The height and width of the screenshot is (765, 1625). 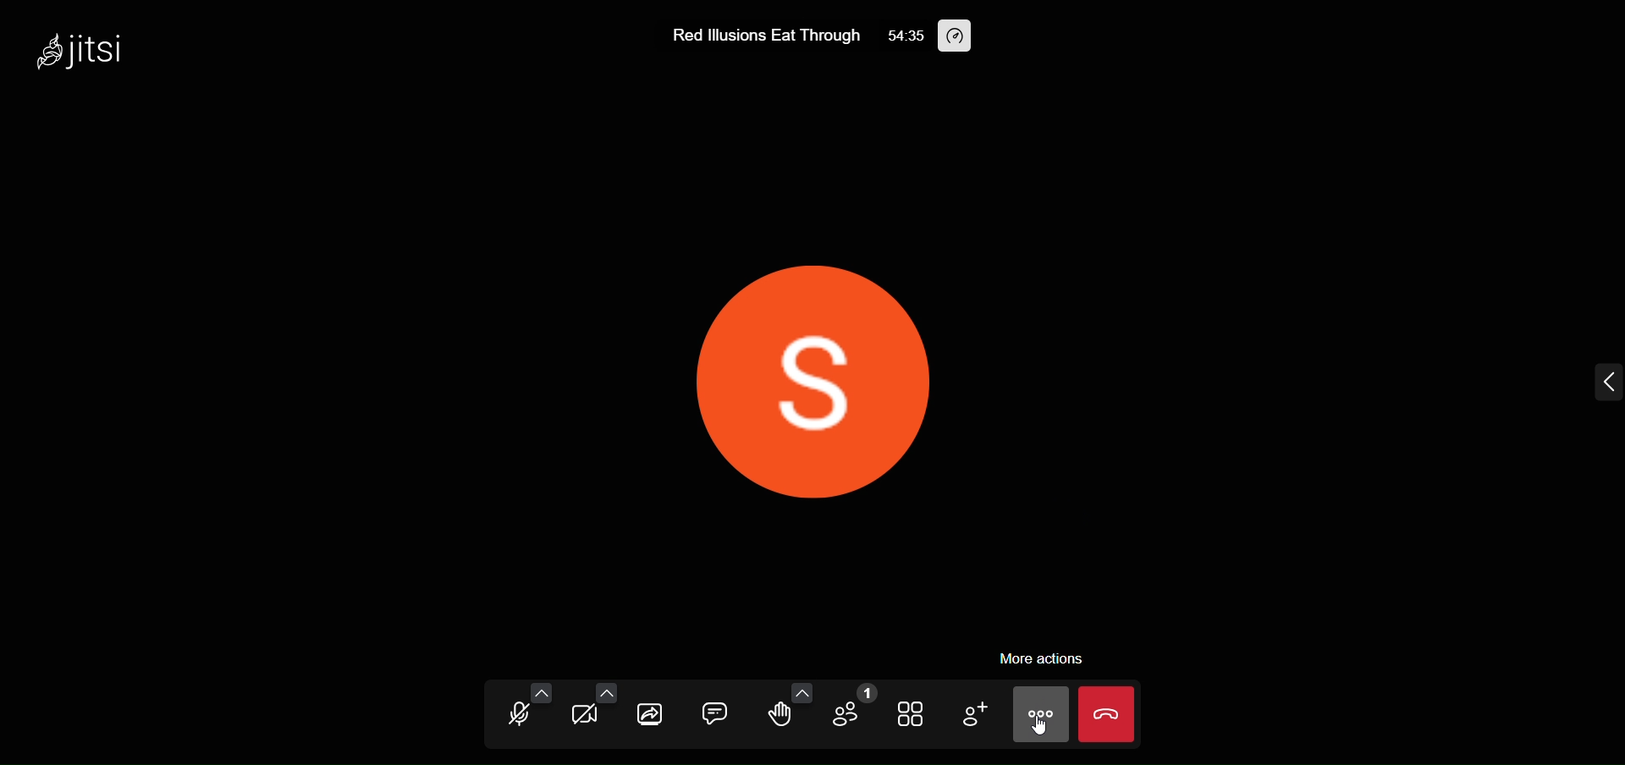 I want to click on more audio option, so click(x=544, y=693).